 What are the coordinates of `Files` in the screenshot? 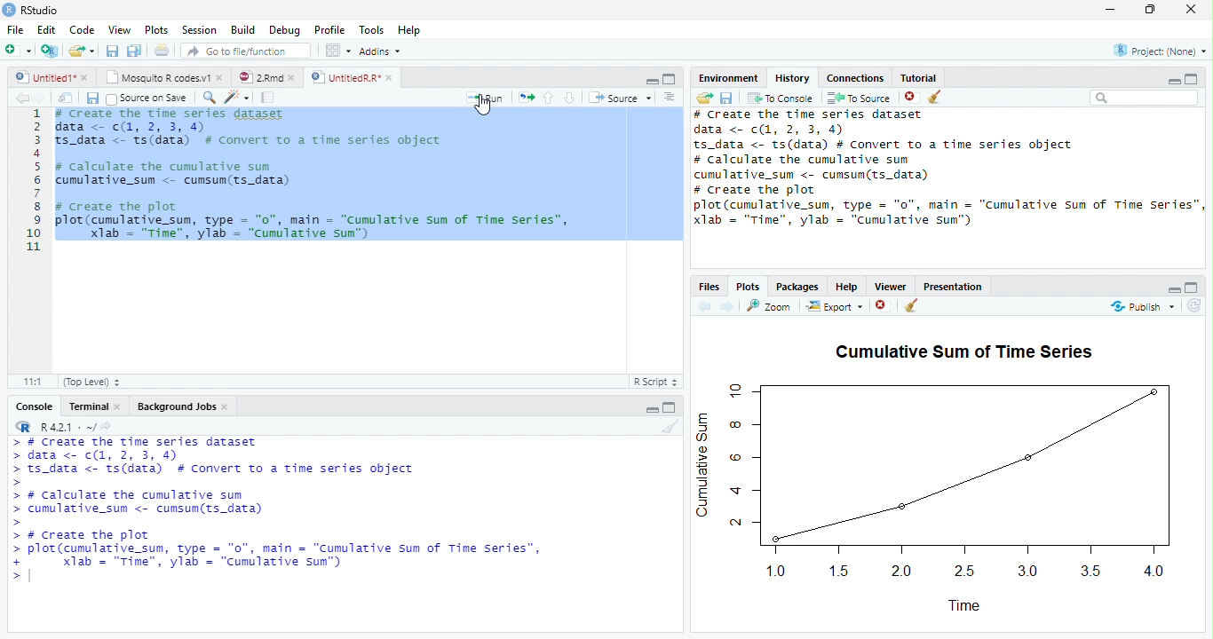 It's located at (712, 287).